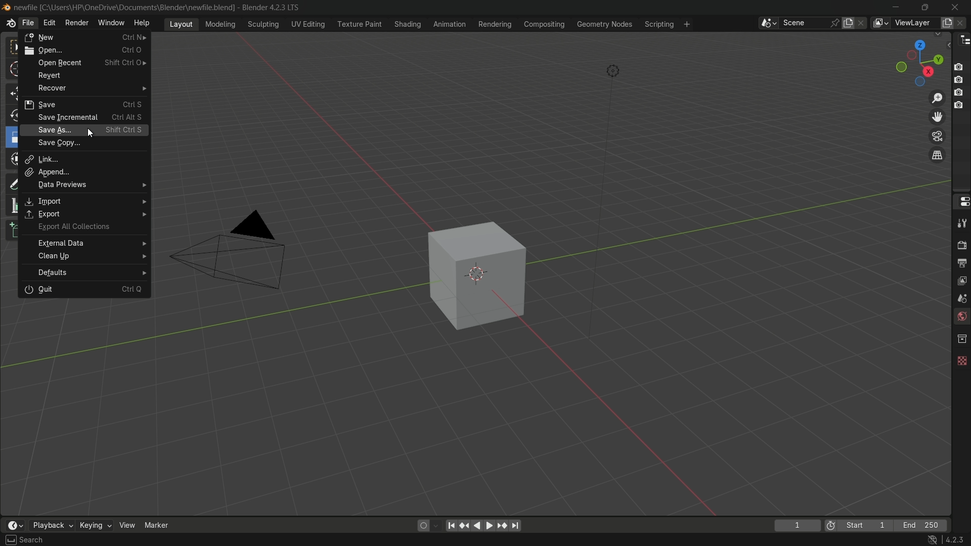  What do you see at coordinates (77, 22) in the screenshot?
I see `render menu` at bounding box center [77, 22].